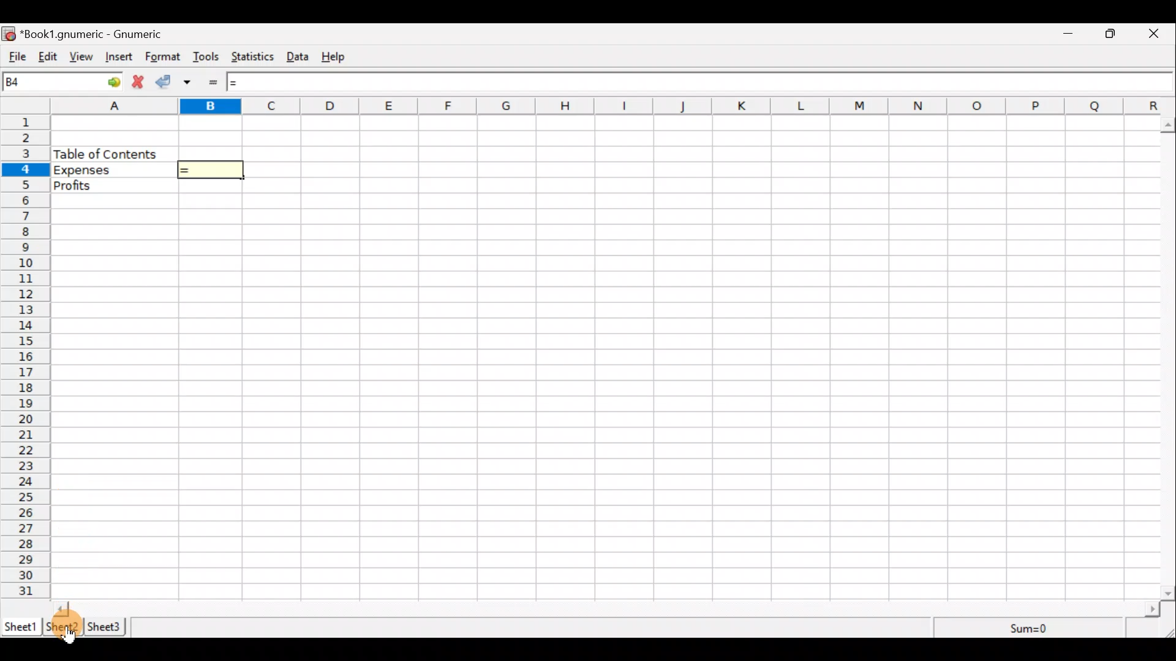  Describe the element at coordinates (192, 82) in the screenshot. I see `Accept change in multiple cells` at that location.